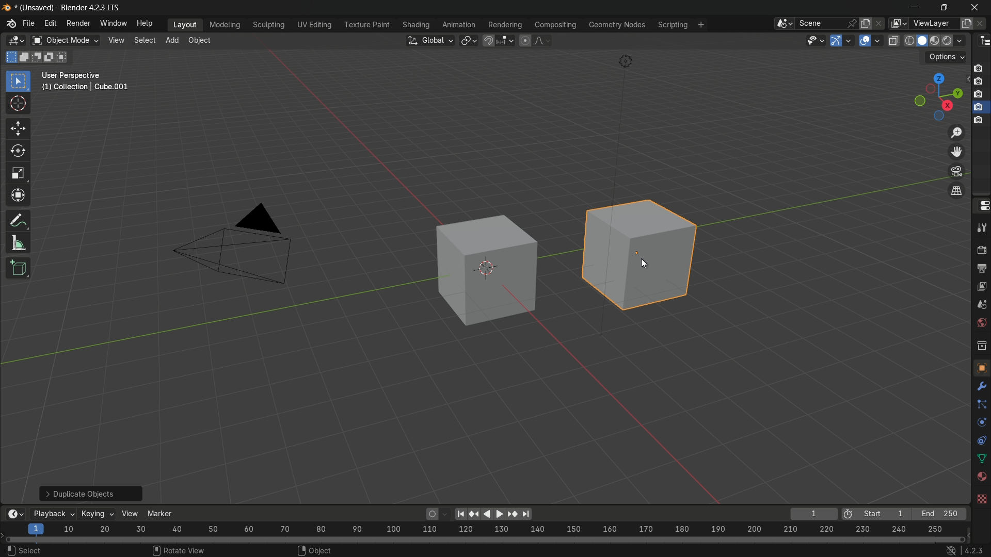  Describe the element at coordinates (983, 42) in the screenshot. I see `editor type` at that location.